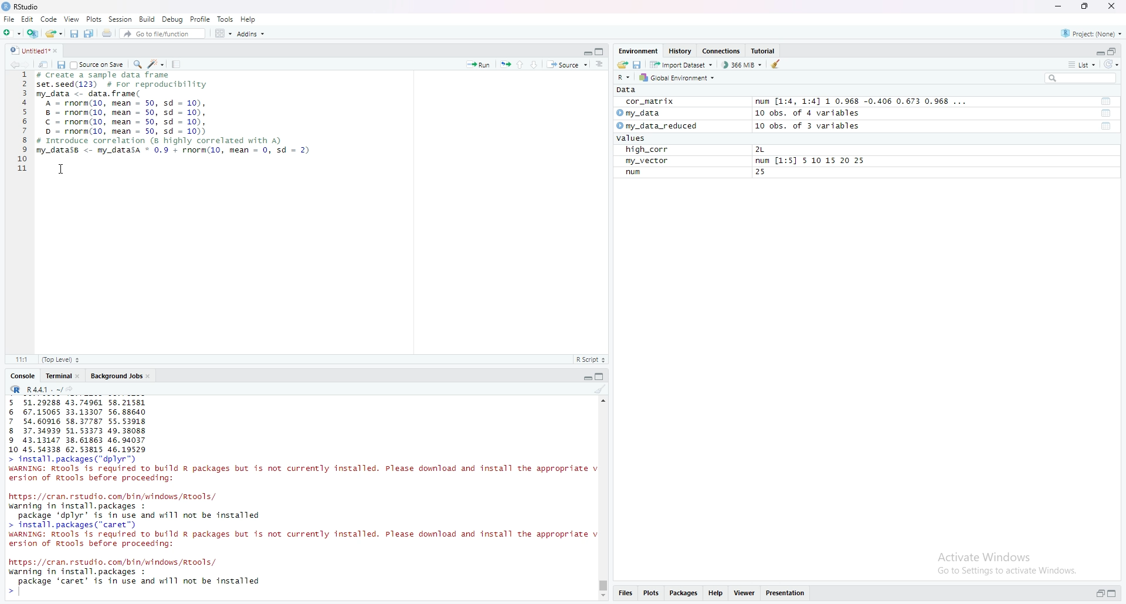 This screenshot has width=1126, height=604. I want to click on share, so click(70, 389).